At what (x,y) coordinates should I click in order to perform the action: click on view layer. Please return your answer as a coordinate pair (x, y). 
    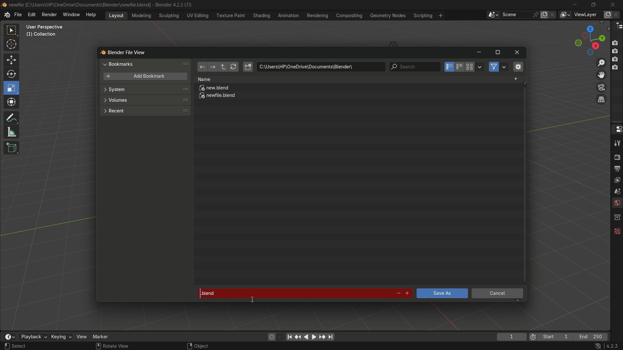
    Looking at the image, I should click on (565, 15).